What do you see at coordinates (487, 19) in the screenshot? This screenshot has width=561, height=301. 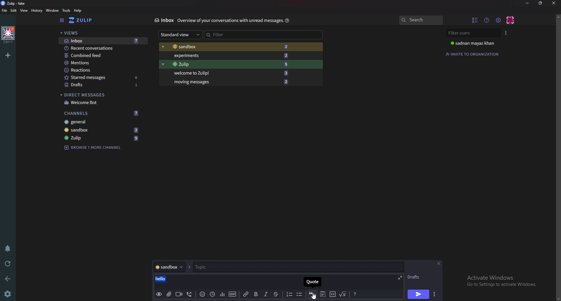 I see `Help menu` at bounding box center [487, 19].